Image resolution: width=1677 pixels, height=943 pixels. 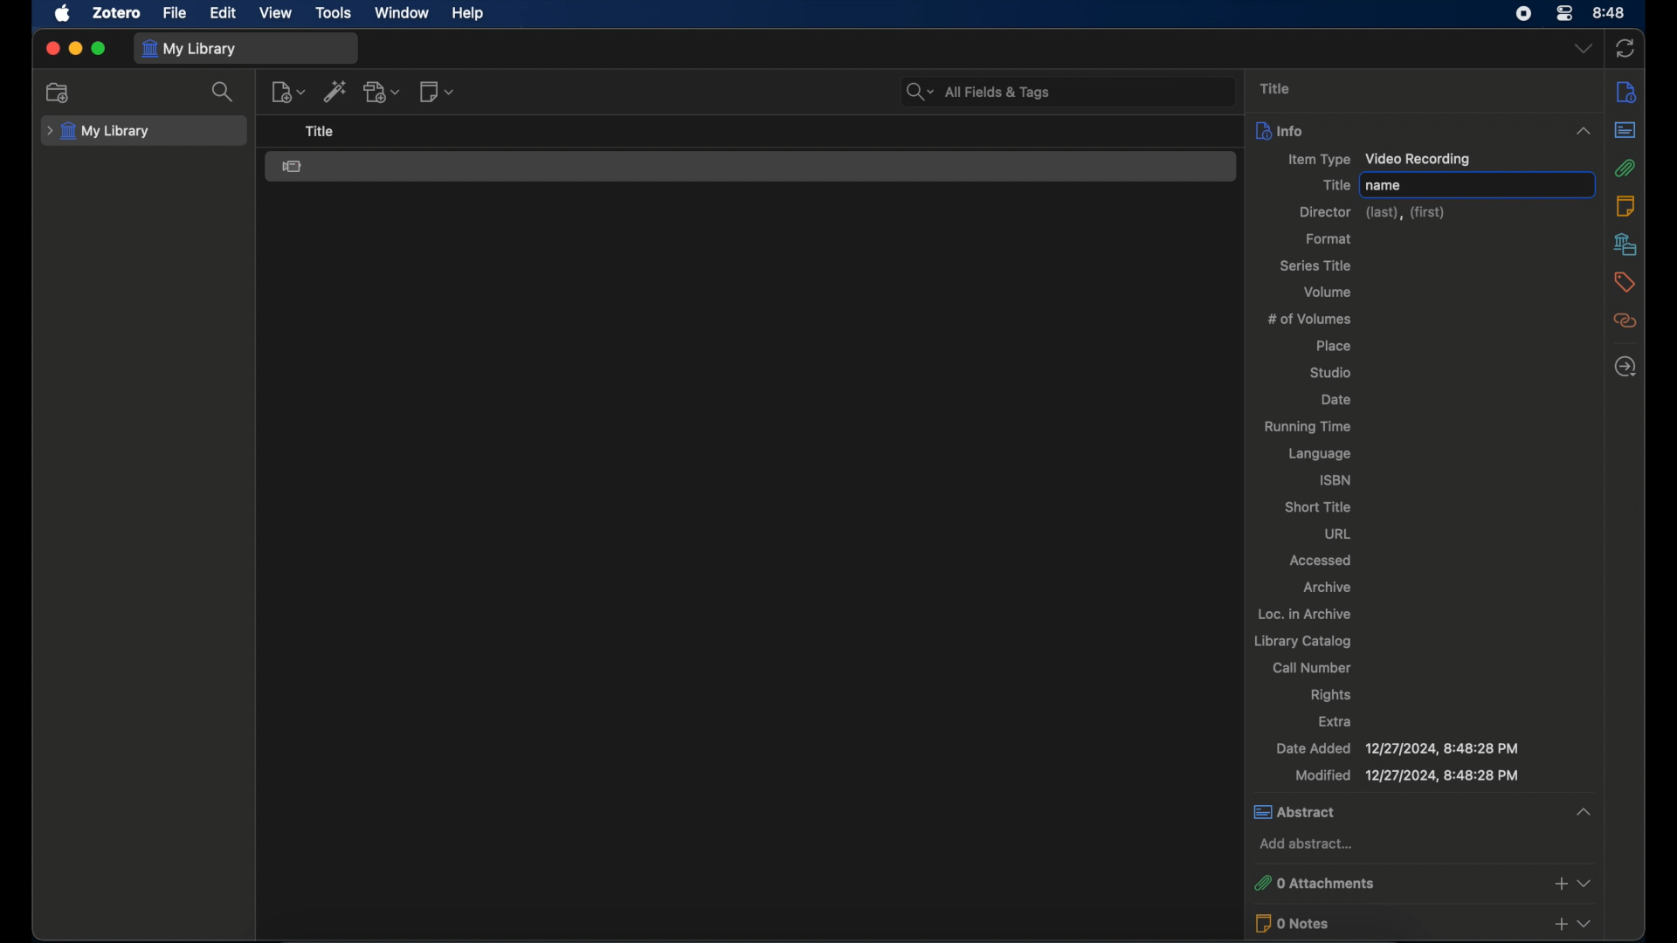 What do you see at coordinates (1306, 843) in the screenshot?
I see `add abstract` at bounding box center [1306, 843].